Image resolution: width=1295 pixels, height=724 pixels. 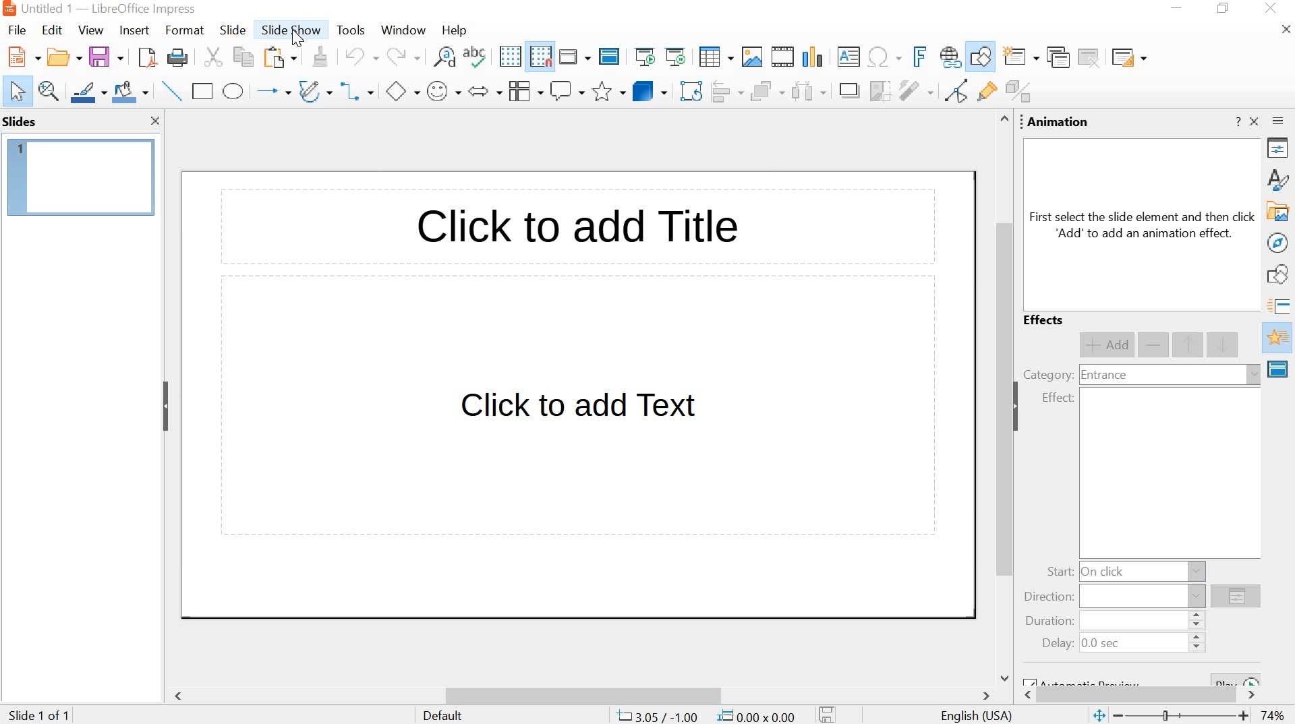 What do you see at coordinates (132, 92) in the screenshot?
I see `fill color` at bounding box center [132, 92].